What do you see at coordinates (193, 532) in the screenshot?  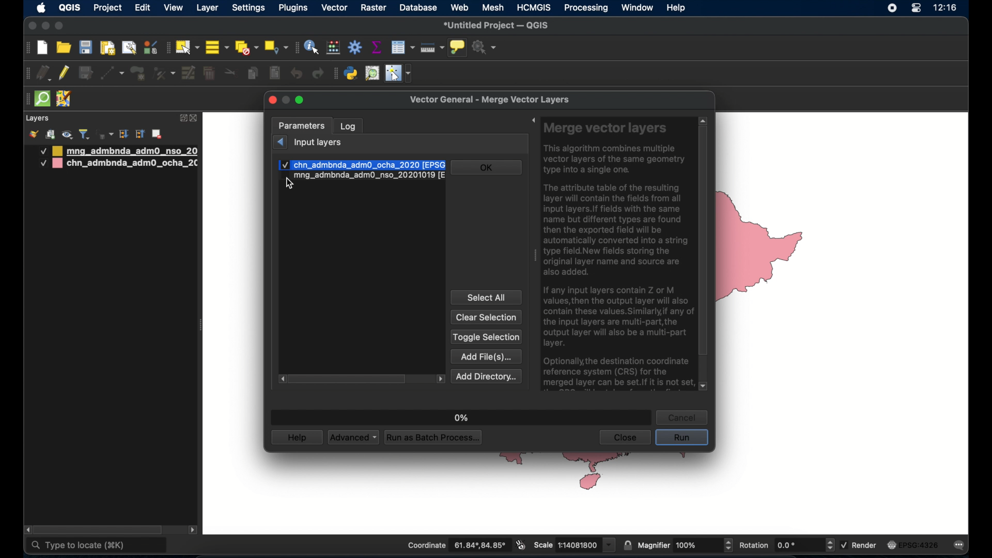 I see `scroll right arrow` at bounding box center [193, 532].